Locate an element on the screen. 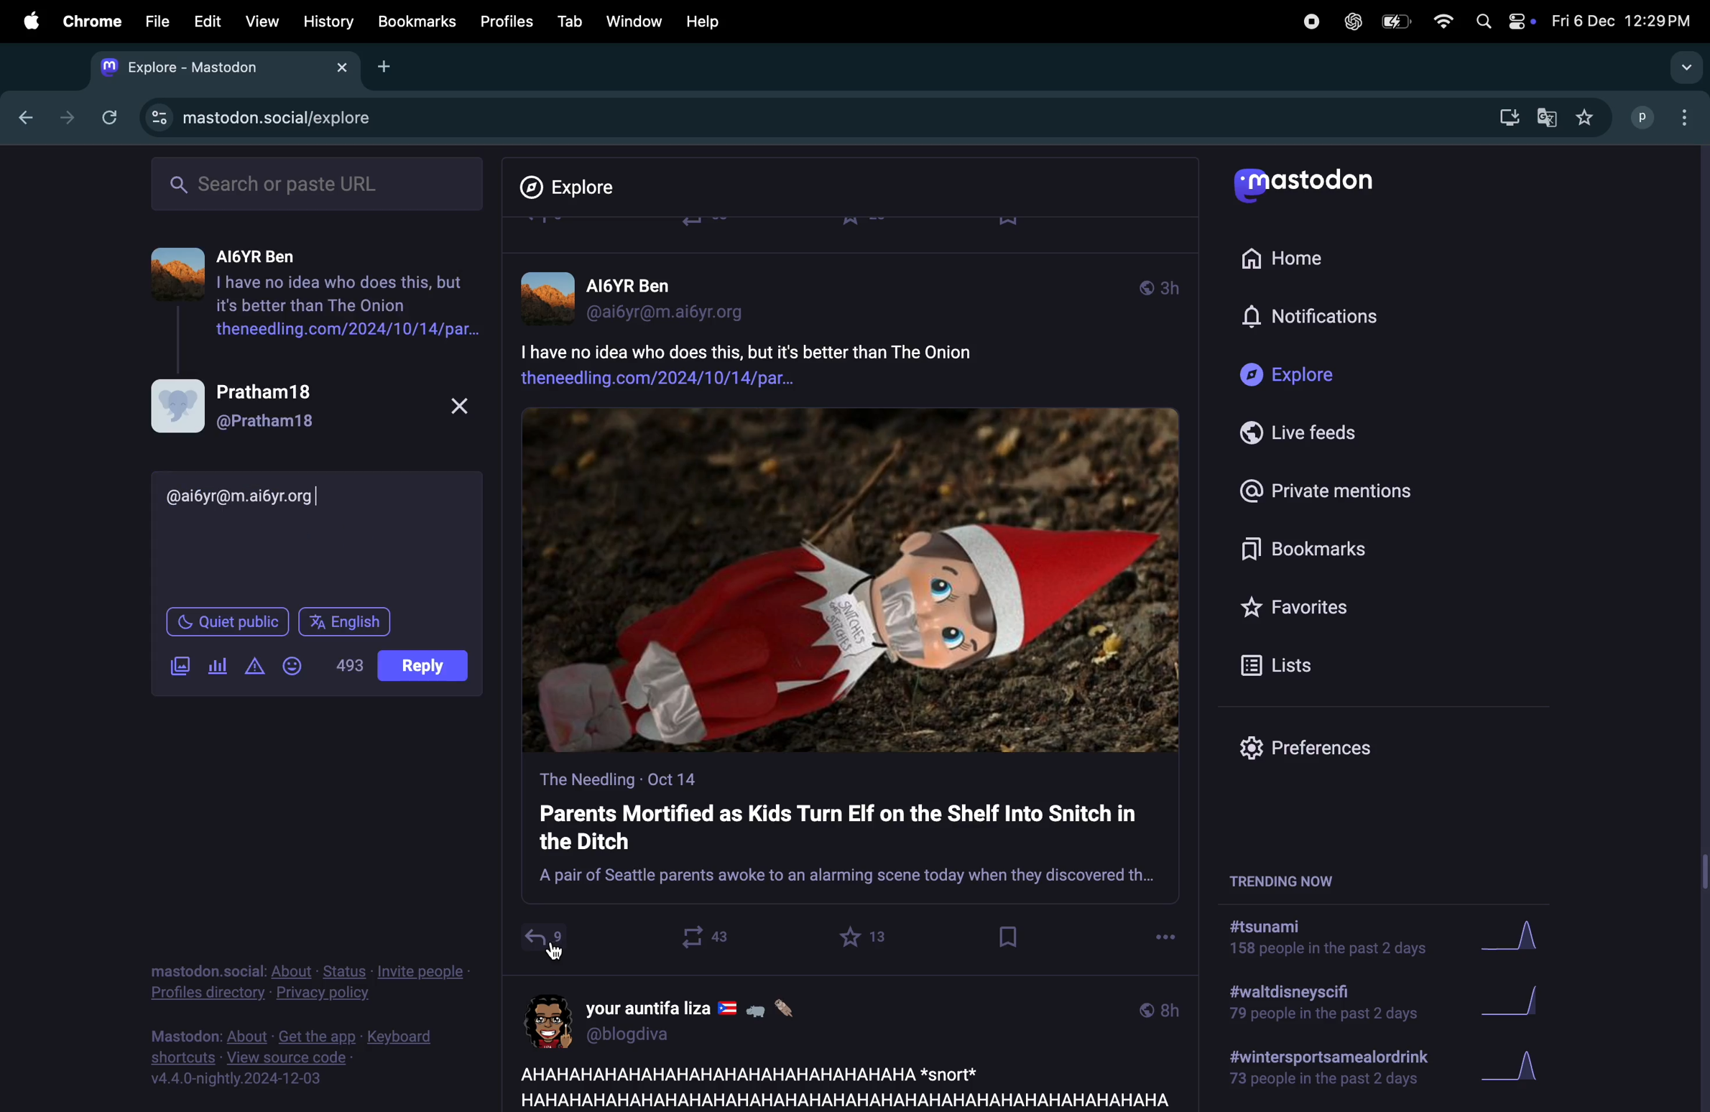  user profile is located at coordinates (646, 295).